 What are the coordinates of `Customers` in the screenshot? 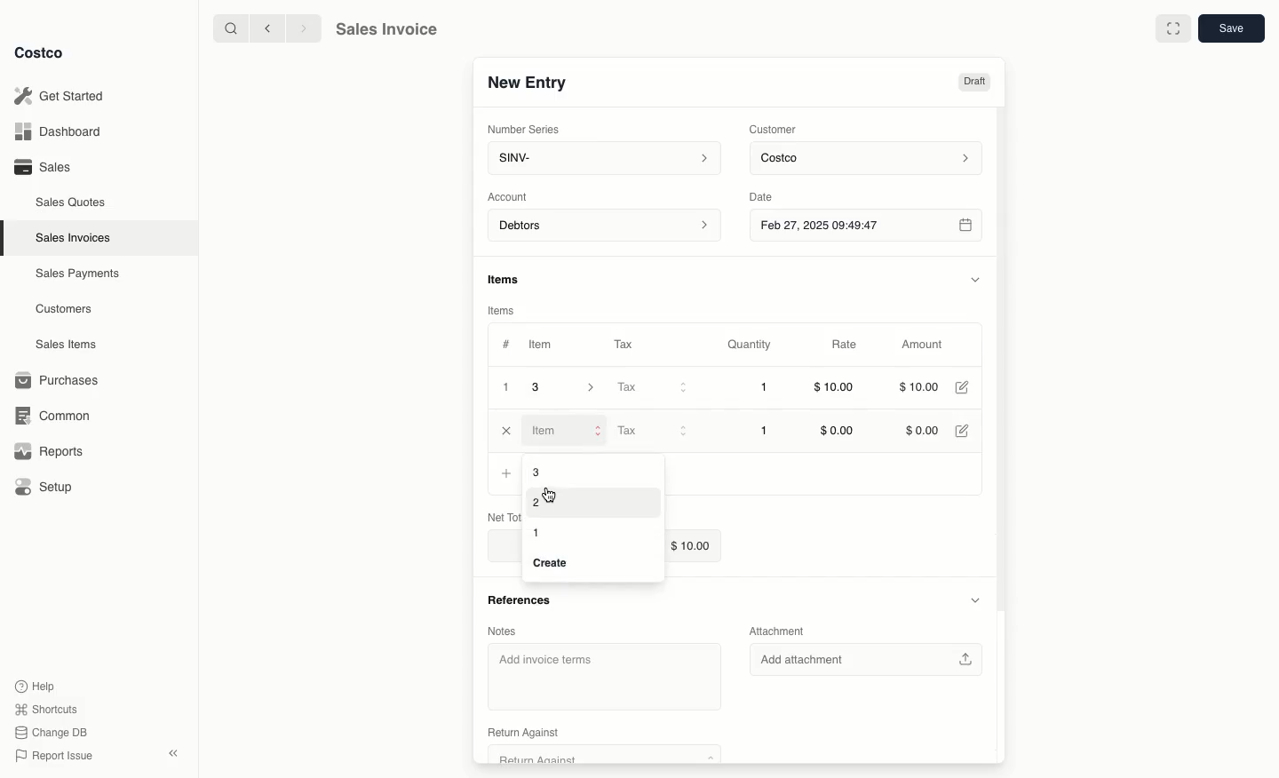 It's located at (67, 309).